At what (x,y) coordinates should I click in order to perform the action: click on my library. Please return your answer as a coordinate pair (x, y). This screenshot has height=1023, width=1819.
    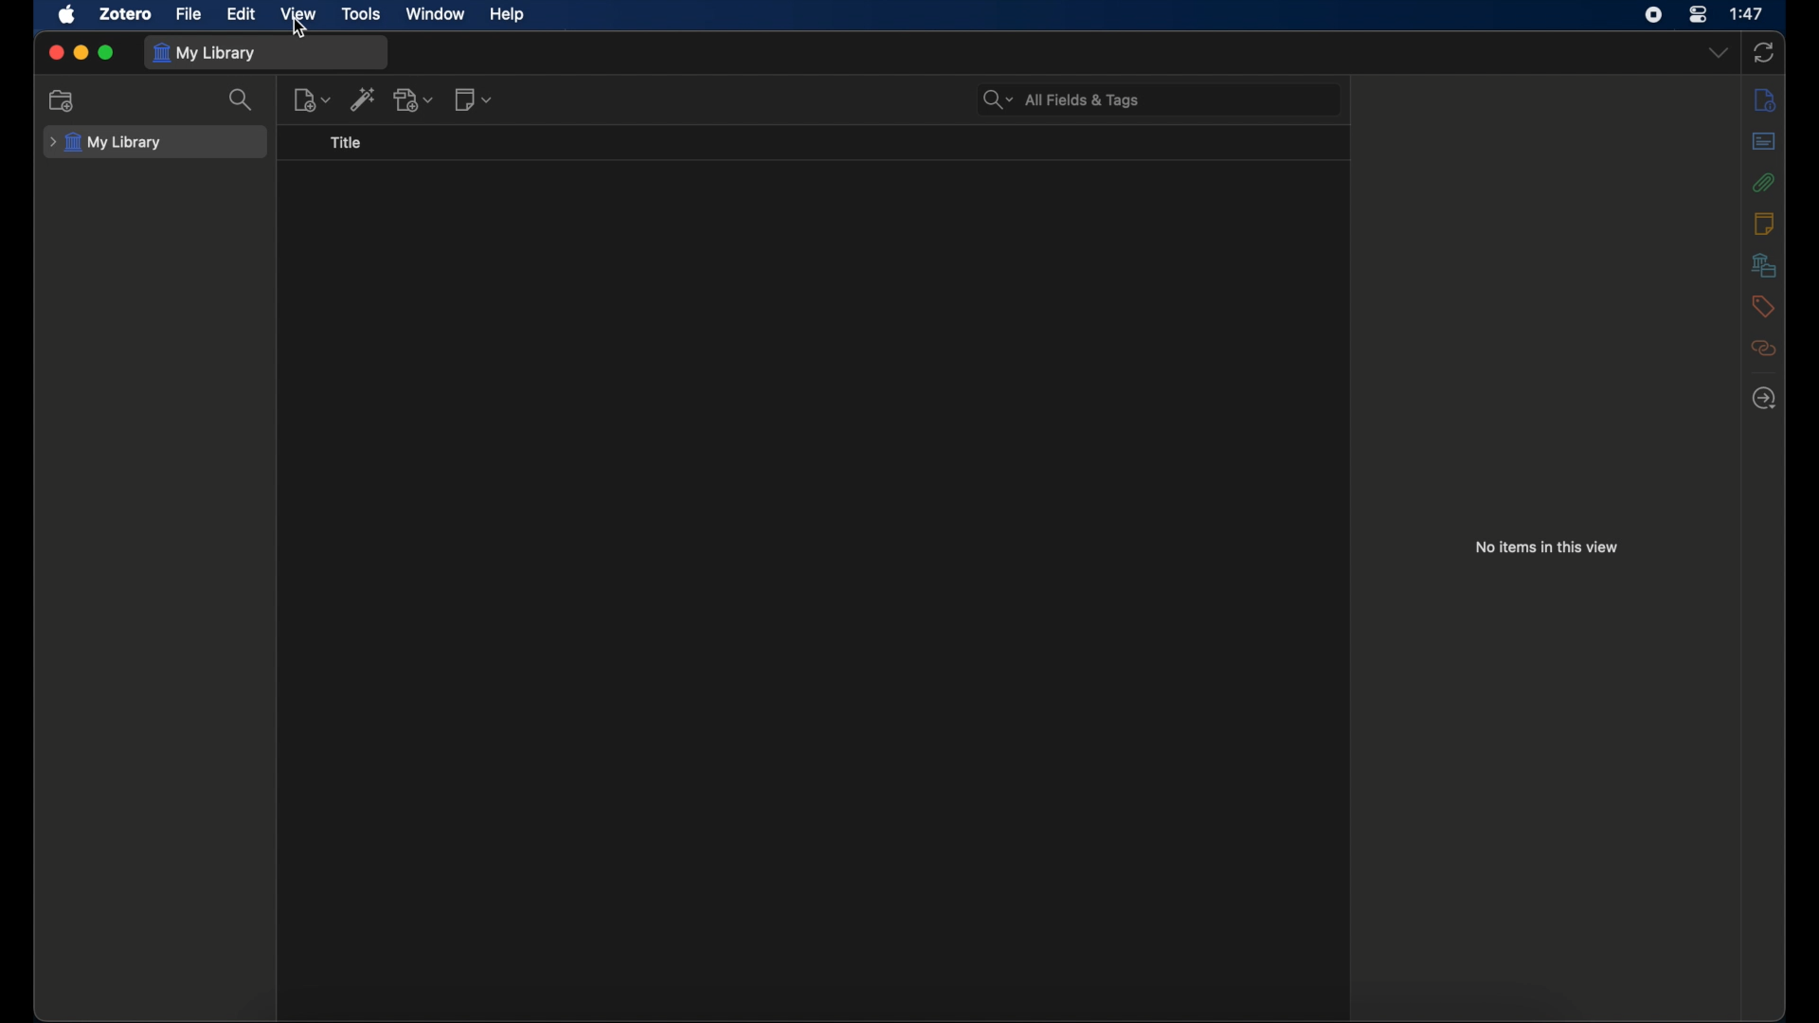
    Looking at the image, I should click on (204, 53).